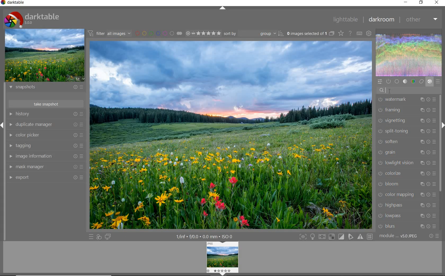 Image resolution: width=445 pixels, height=276 pixels. Describe the element at coordinates (346, 20) in the screenshot. I see `lighttable` at that location.